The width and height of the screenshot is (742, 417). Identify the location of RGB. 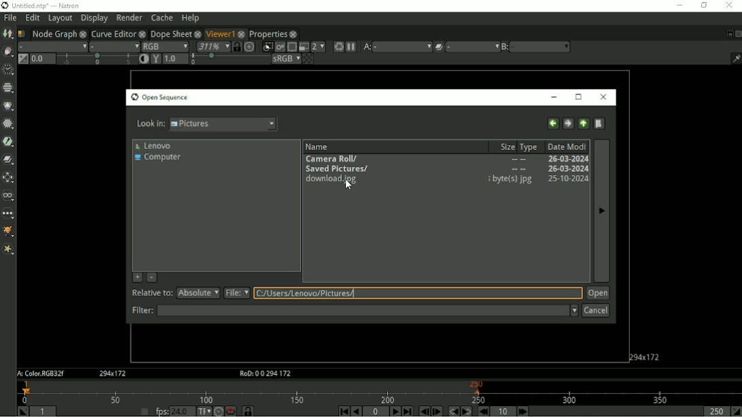
(165, 46).